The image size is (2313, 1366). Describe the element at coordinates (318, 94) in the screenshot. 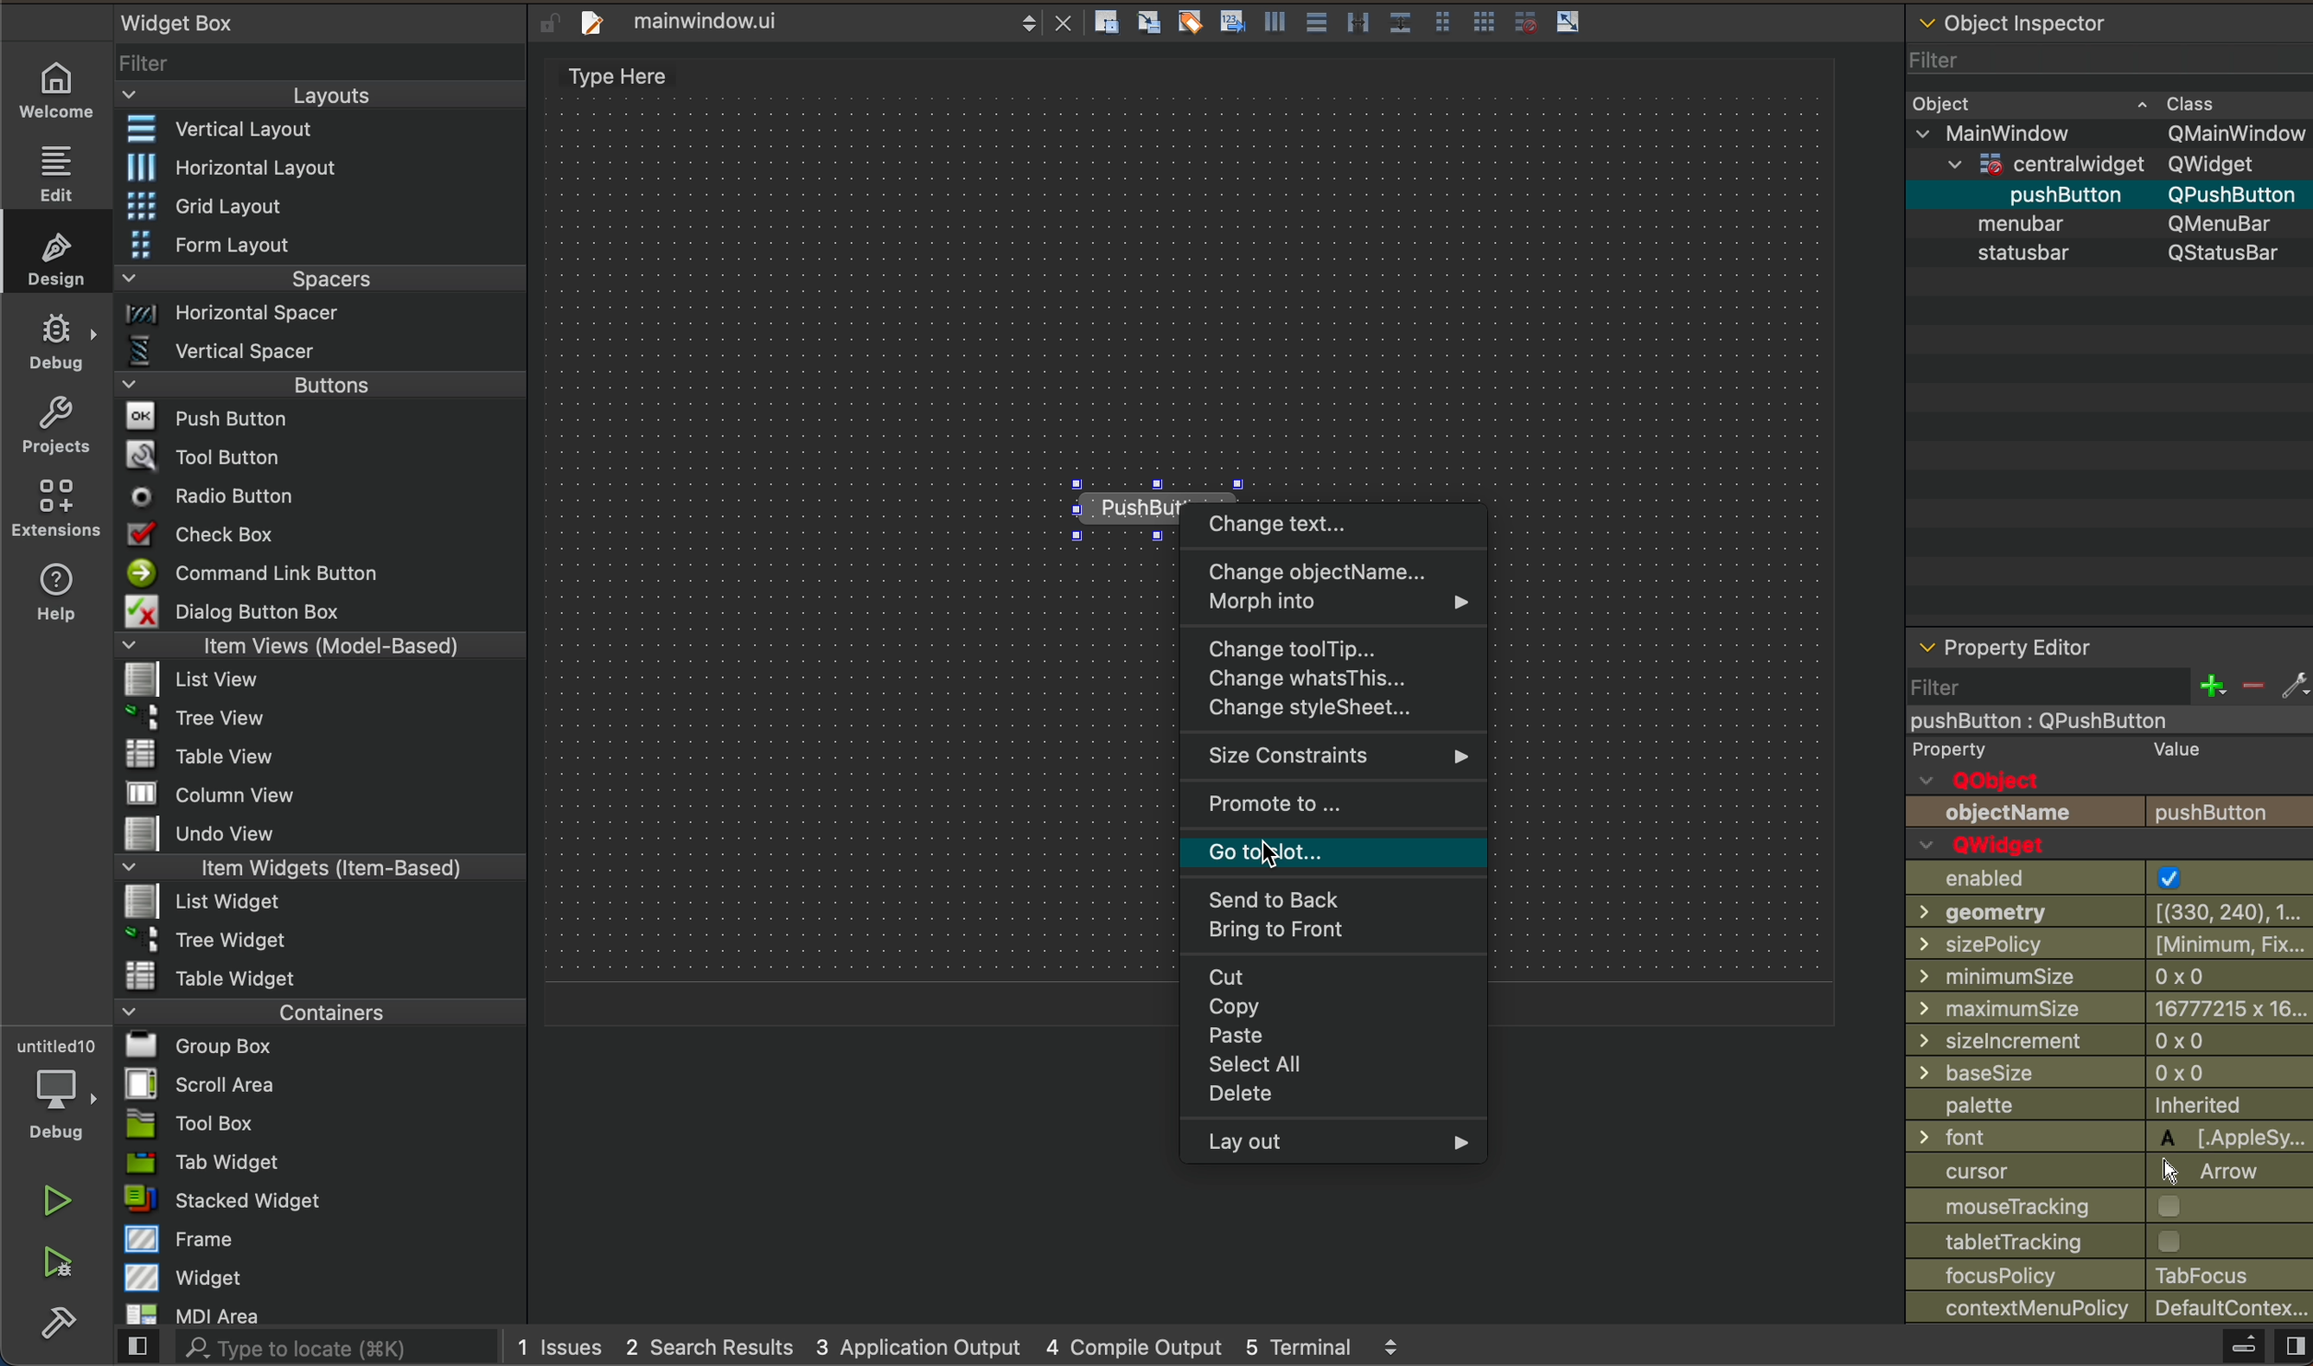

I see `layout` at that location.